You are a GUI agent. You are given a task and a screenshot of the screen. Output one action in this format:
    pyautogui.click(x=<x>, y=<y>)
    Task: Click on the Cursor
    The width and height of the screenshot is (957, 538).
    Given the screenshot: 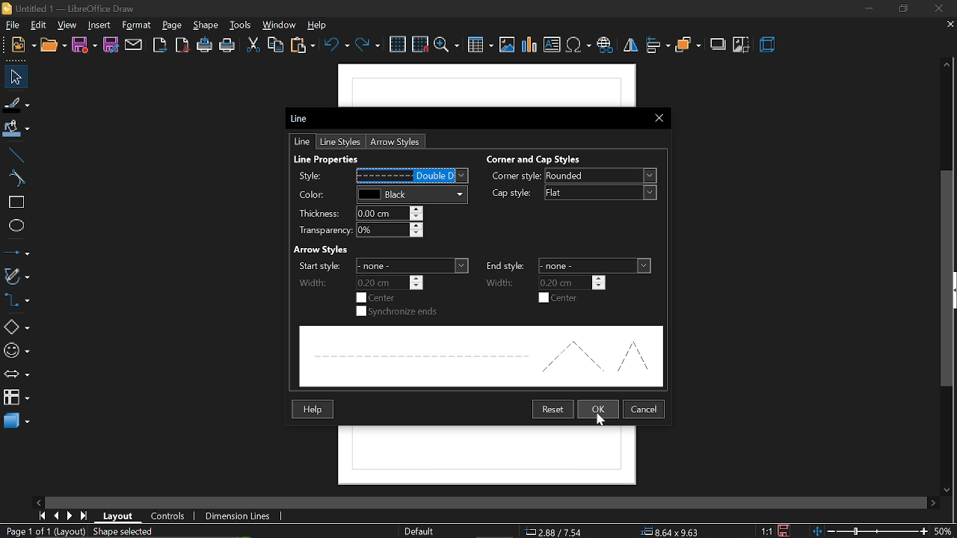 What is the action you would take?
    pyautogui.click(x=600, y=421)
    